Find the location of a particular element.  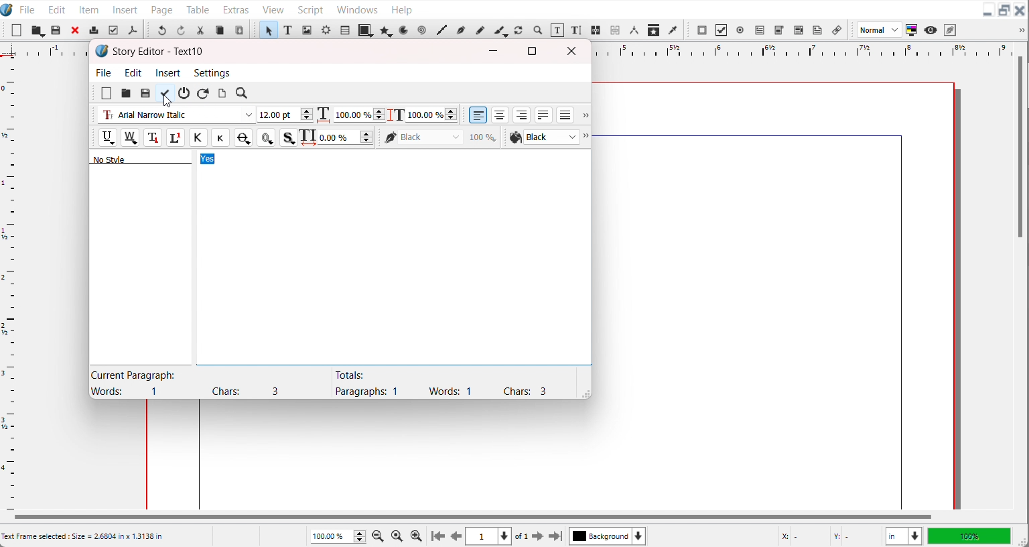

Underline is located at coordinates (107, 137).